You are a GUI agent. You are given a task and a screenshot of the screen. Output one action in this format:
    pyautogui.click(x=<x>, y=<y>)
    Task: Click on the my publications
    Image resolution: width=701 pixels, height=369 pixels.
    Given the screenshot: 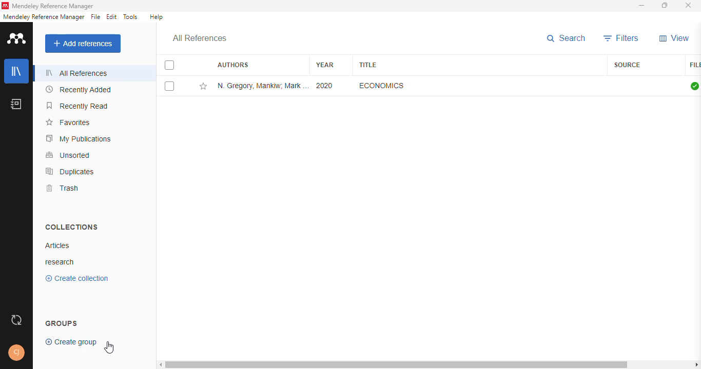 What is the action you would take?
    pyautogui.click(x=80, y=139)
    